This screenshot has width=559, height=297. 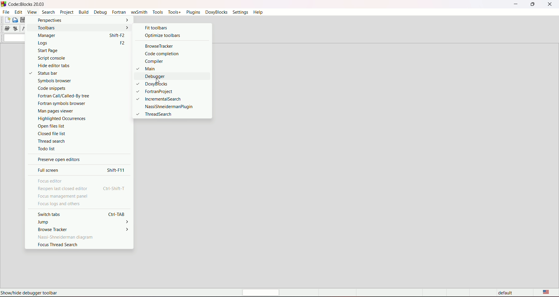 What do you see at coordinates (215, 12) in the screenshot?
I see `doxyblocks` at bounding box center [215, 12].